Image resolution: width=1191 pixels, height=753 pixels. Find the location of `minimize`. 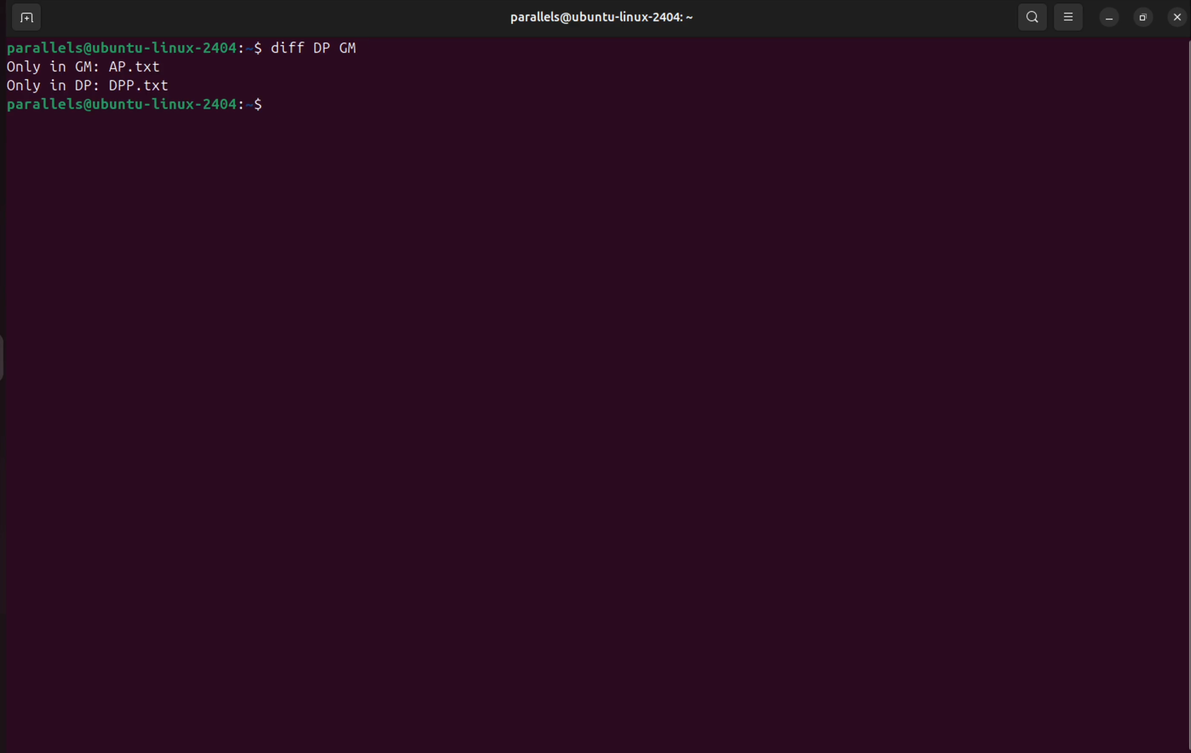

minimize is located at coordinates (1109, 19).